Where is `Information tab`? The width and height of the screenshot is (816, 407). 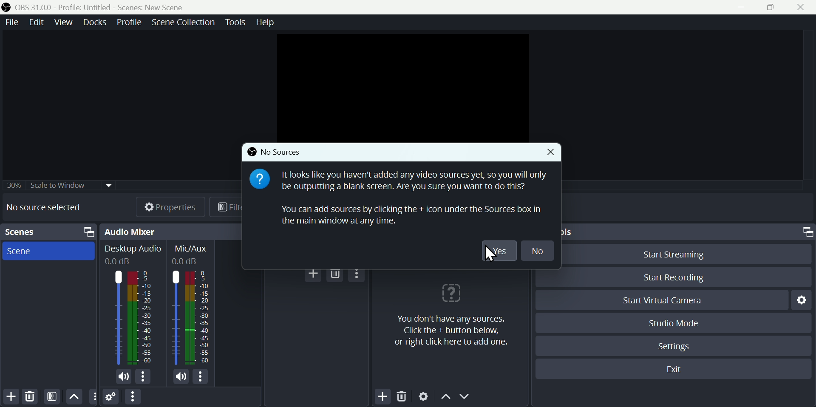 Information tab is located at coordinates (414, 198).